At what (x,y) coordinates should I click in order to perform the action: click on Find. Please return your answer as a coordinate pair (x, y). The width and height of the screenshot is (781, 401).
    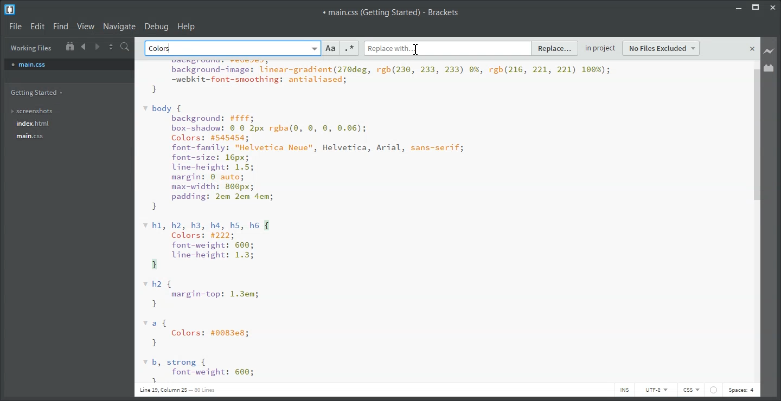
    Looking at the image, I should click on (60, 27).